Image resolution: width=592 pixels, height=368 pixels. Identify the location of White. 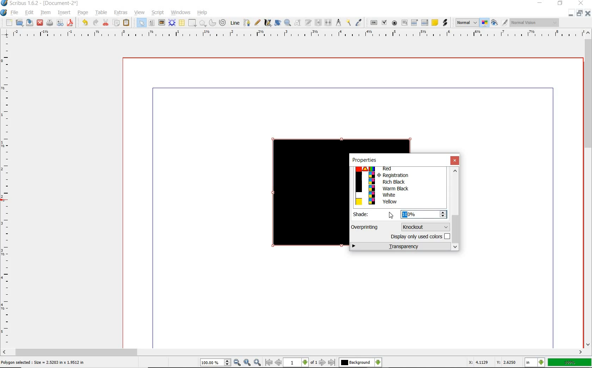
(398, 195).